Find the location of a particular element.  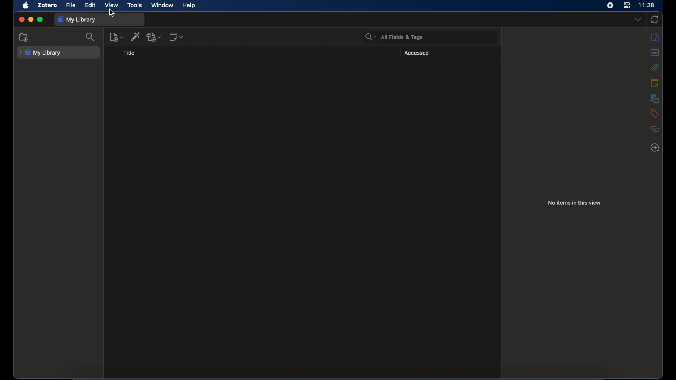

help is located at coordinates (189, 6).